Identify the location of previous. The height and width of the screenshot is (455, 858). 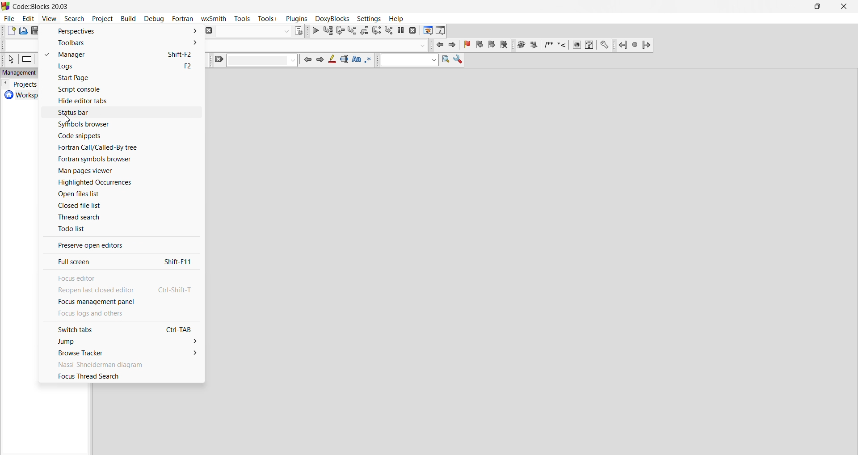
(306, 62).